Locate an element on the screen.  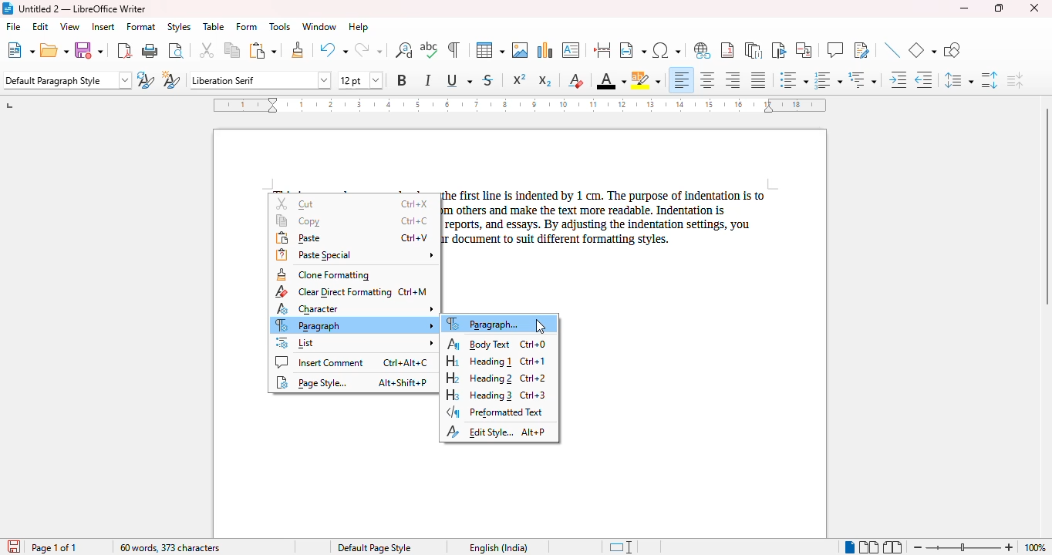
insert field is located at coordinates (632, 50).